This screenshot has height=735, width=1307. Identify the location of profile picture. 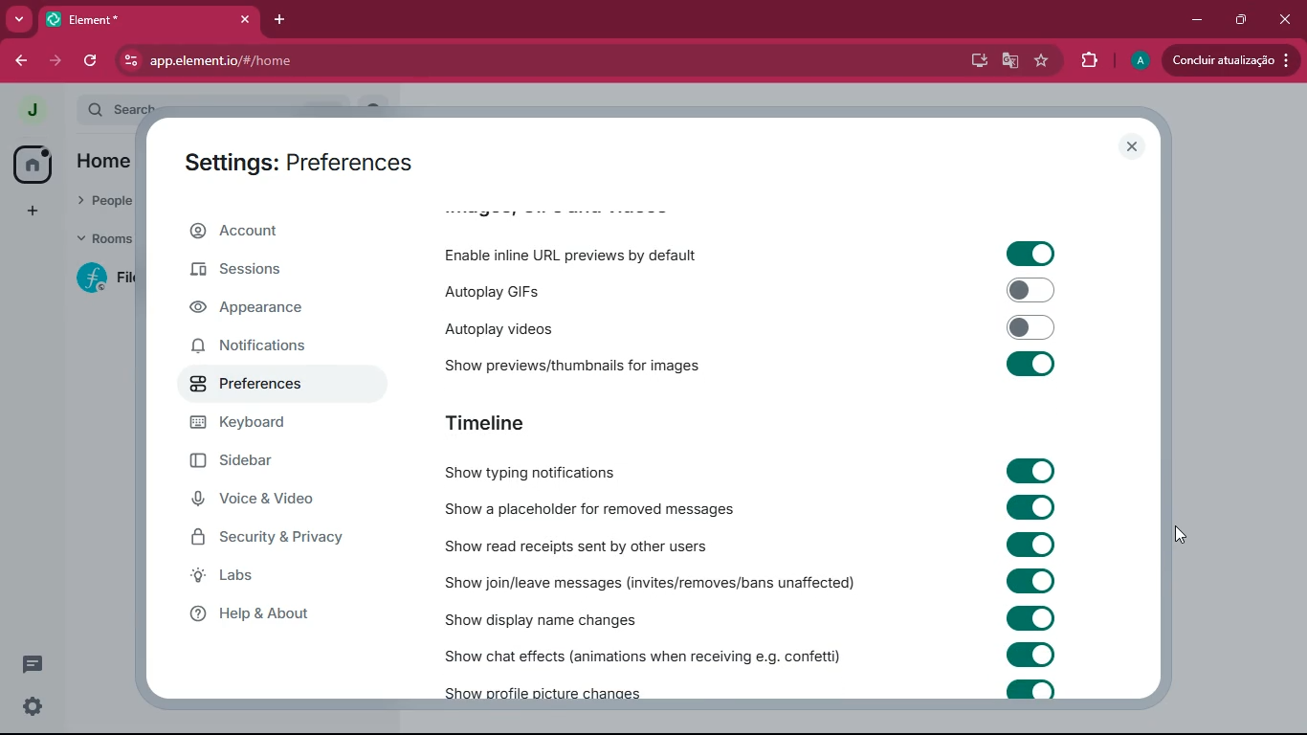
(28, 109).